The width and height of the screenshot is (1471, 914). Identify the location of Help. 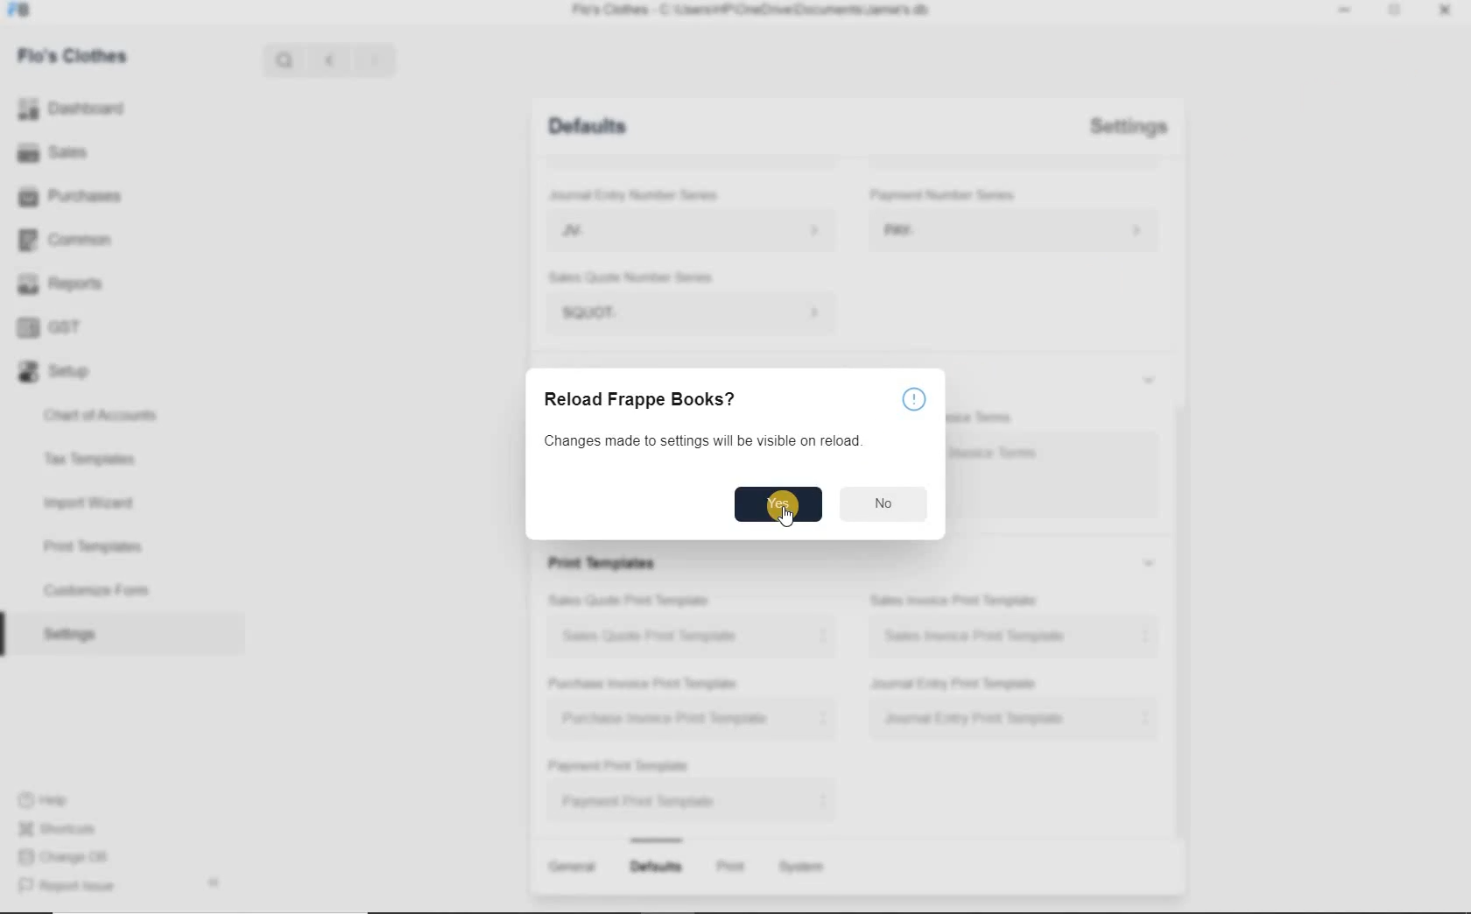
(49, 802).